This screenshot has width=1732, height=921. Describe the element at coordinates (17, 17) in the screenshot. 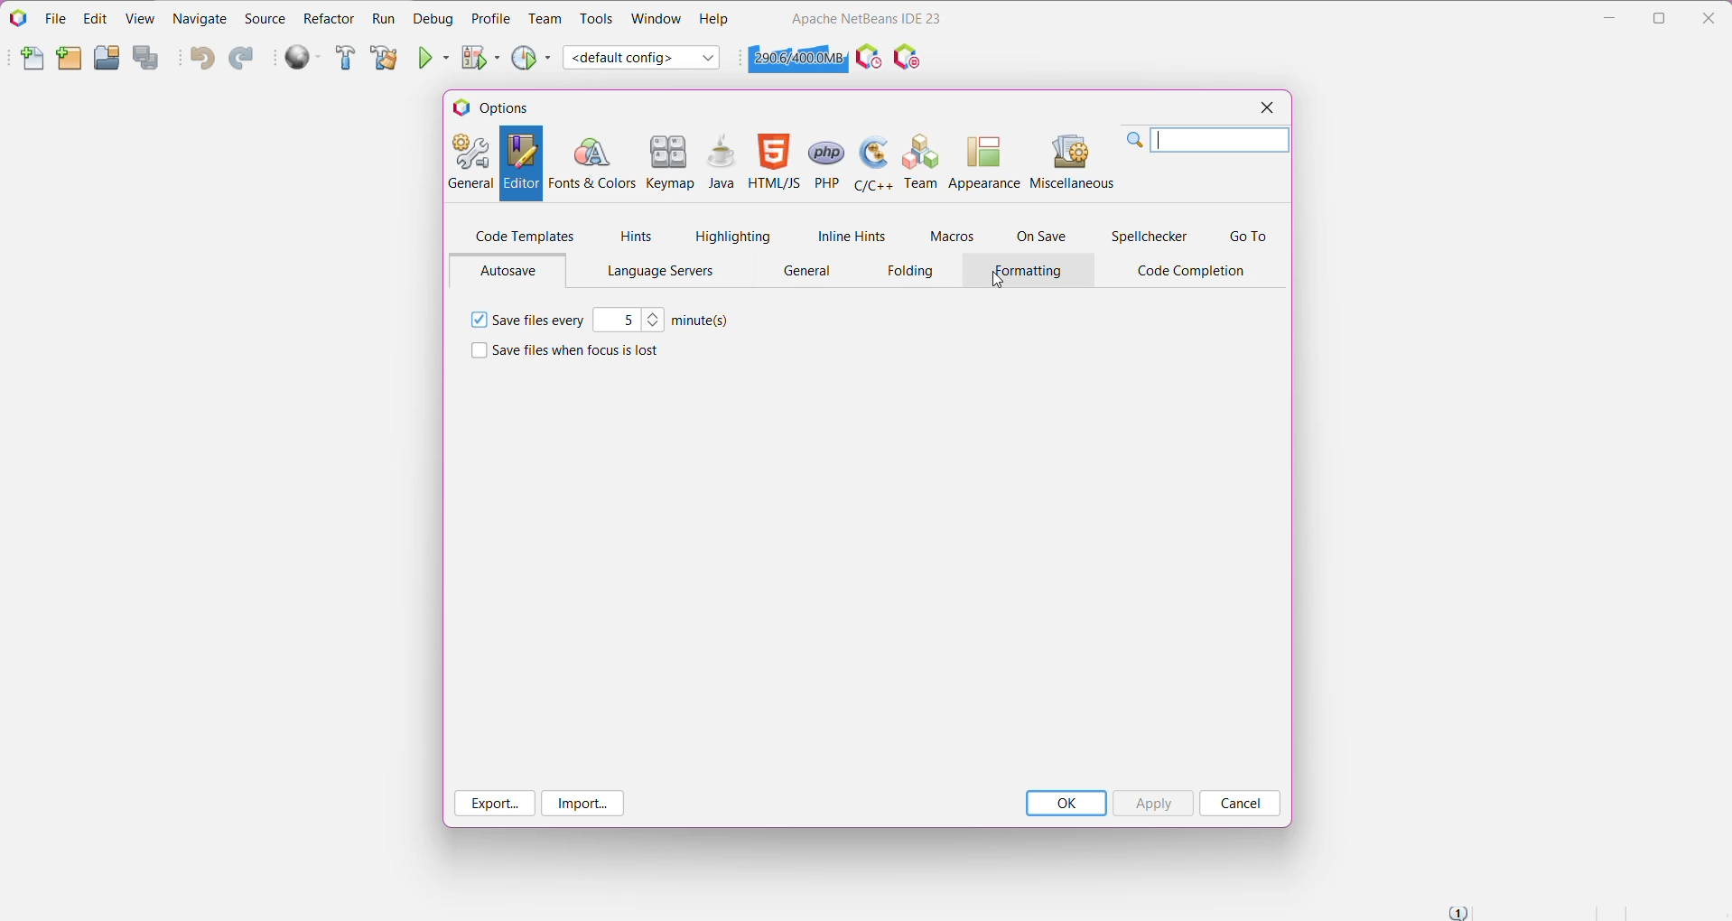

I see `Application Logo` at that location.